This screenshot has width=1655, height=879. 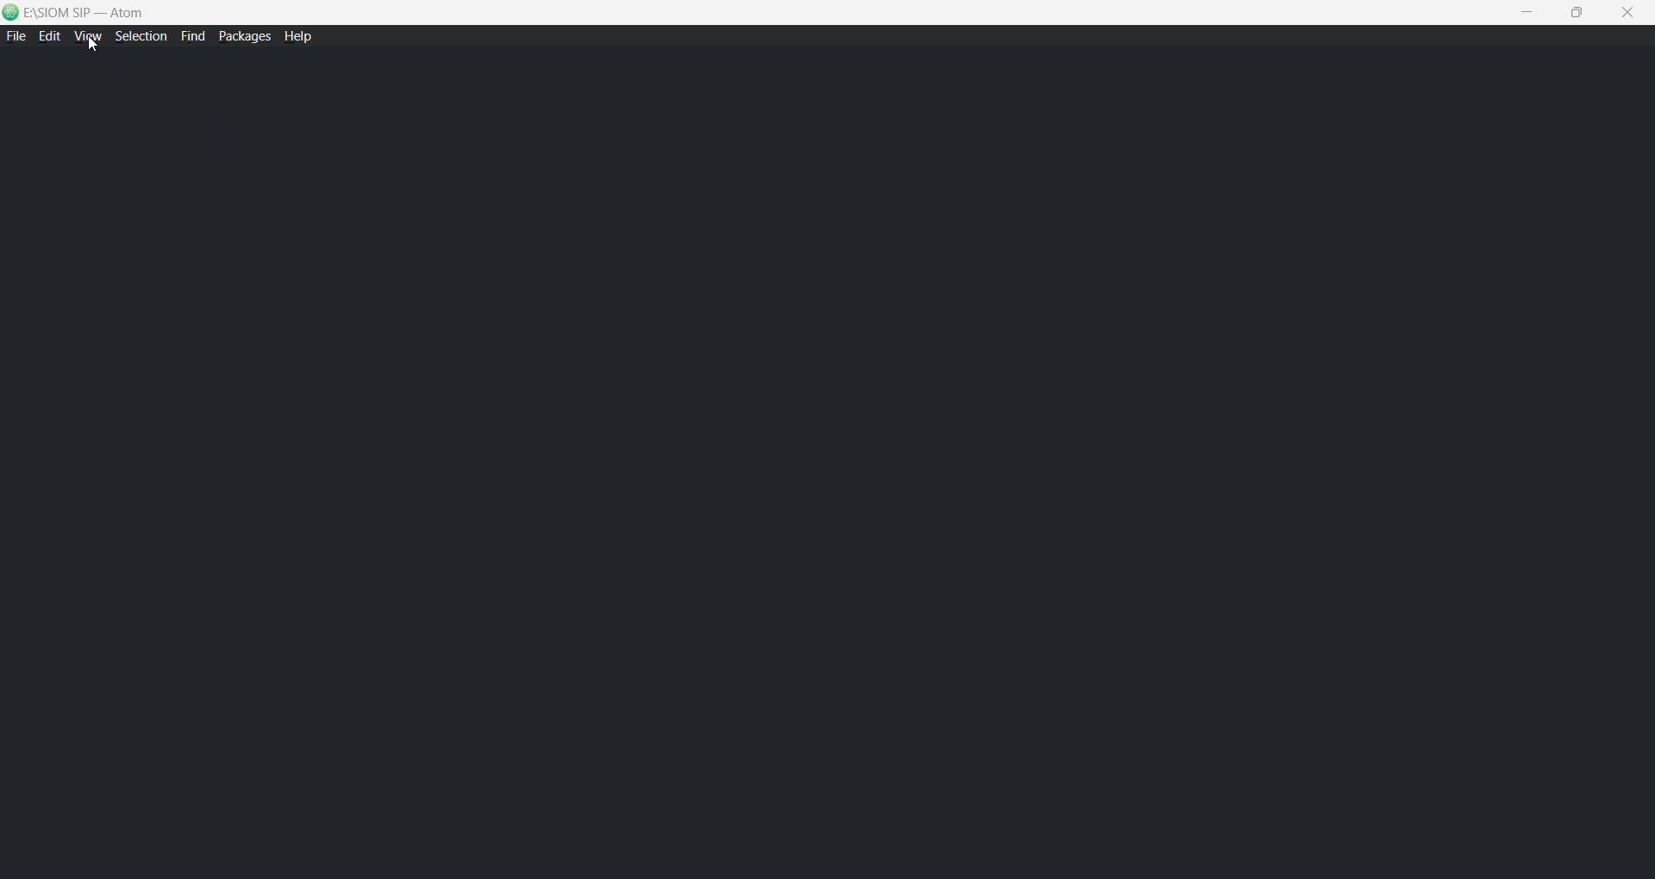 I want to click on close, so click(x=1632, y=13).